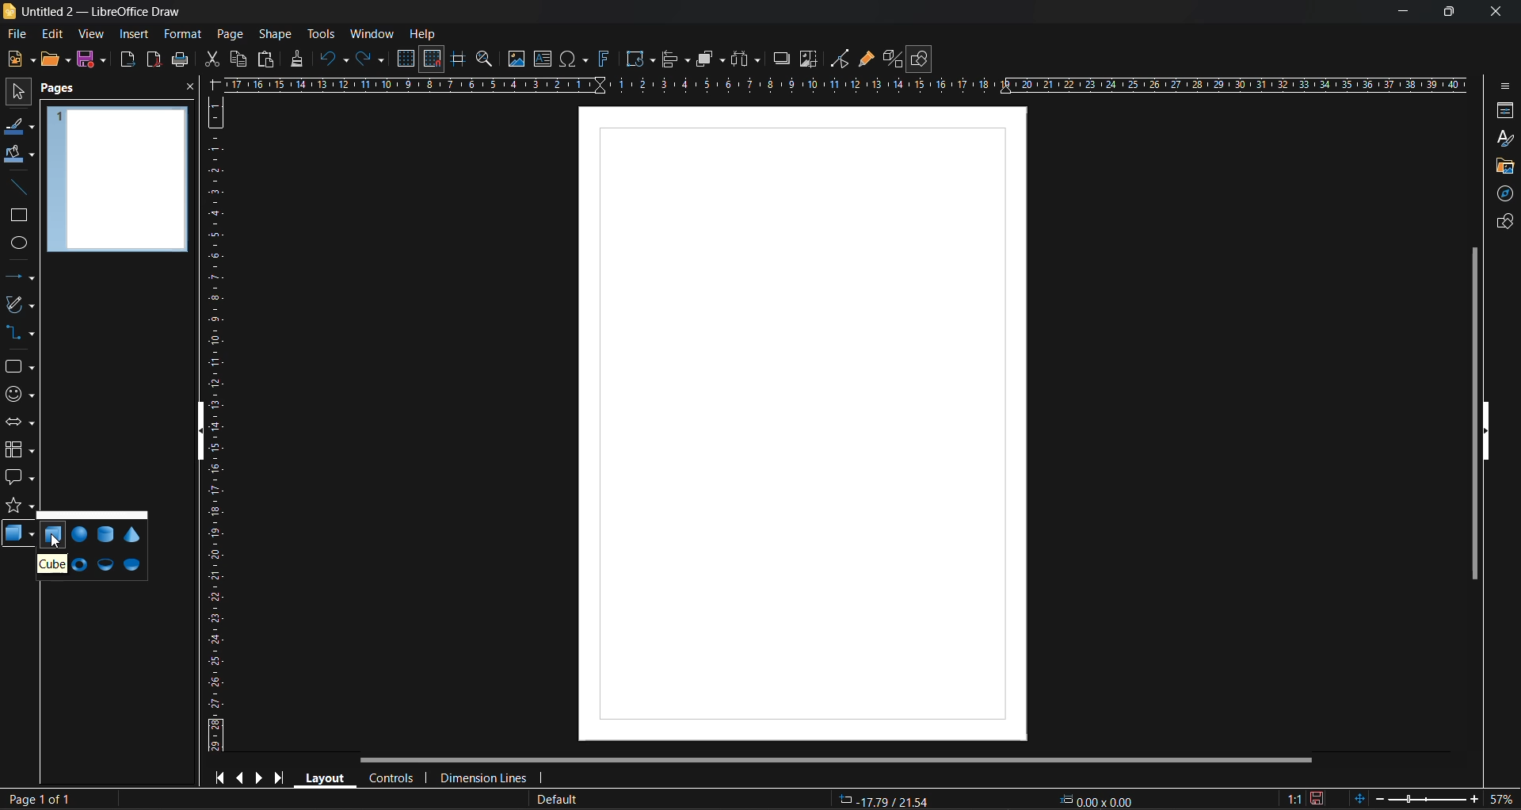 The width and height of the screenshot is (1521, 810). Describe the element at coordinates (229, 33) in the screenshot. I see `page` at that location.